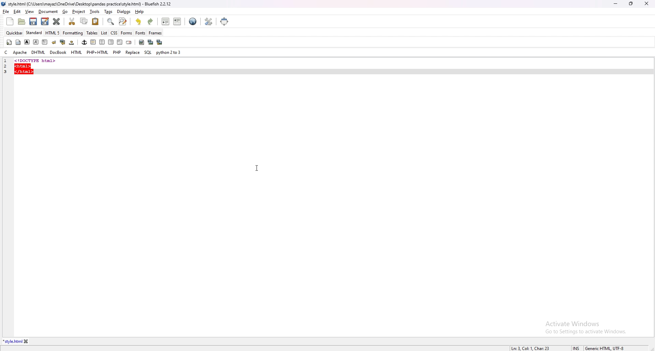 The image size is (655, 351). What do you see at coordinates (576, 348) in the screenshot?
I see `cursor mode` at bounding box center [576, 348].